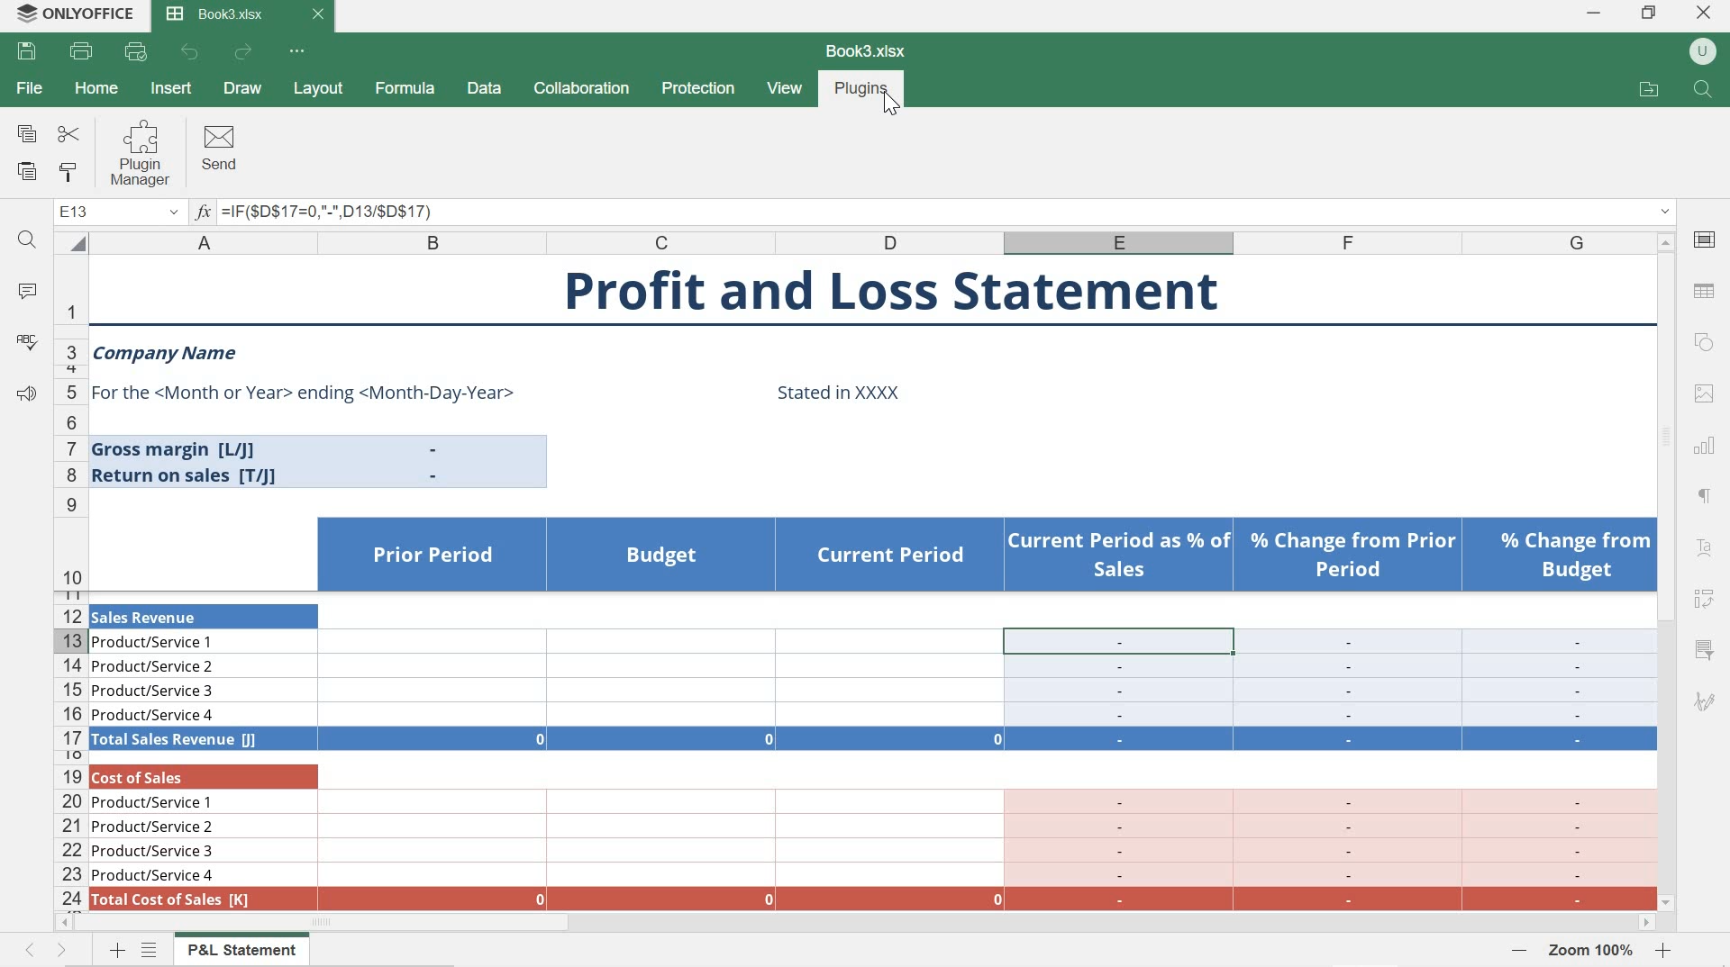 The width and height of the screenshot is (1730, 967). What do you see at coordinates (662, 556) in the screenshot?
I see `Budget` at bounding box center [662, 556].